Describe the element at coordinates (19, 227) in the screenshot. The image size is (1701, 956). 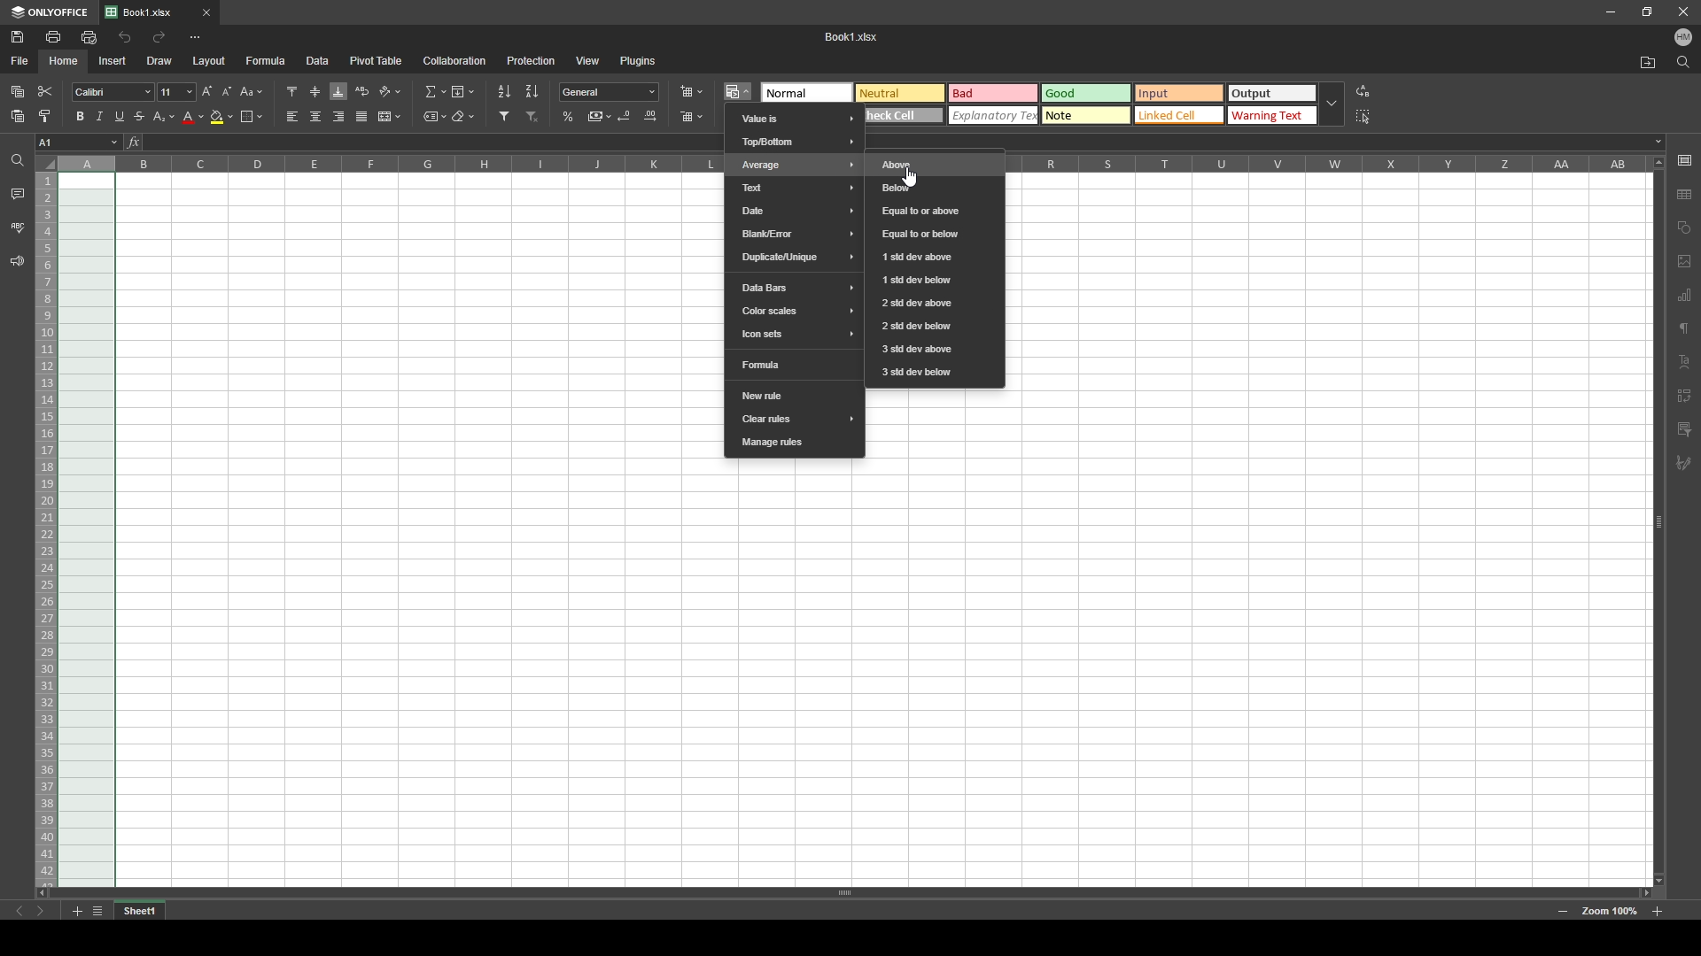
I see `spell check` at that location.